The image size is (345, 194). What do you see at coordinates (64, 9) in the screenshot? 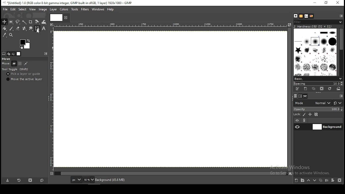
I see `colors` at bounding box center [64, 9].